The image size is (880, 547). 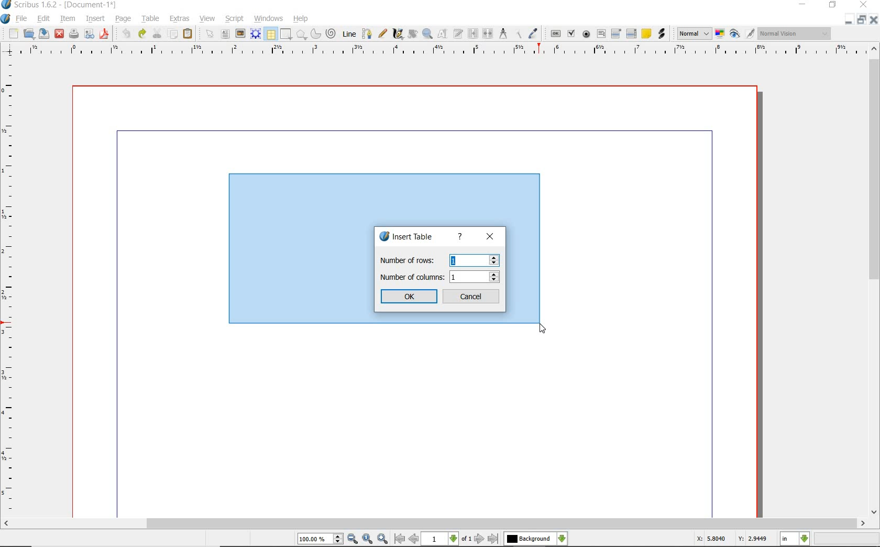 I want to click on pdf text field, so click(x=601, y=34).